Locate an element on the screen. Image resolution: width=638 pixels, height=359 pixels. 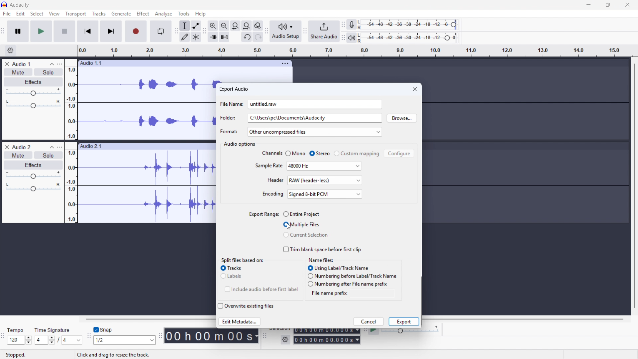
() Overwrite existi
ing files is located at coordinates (246, 306).